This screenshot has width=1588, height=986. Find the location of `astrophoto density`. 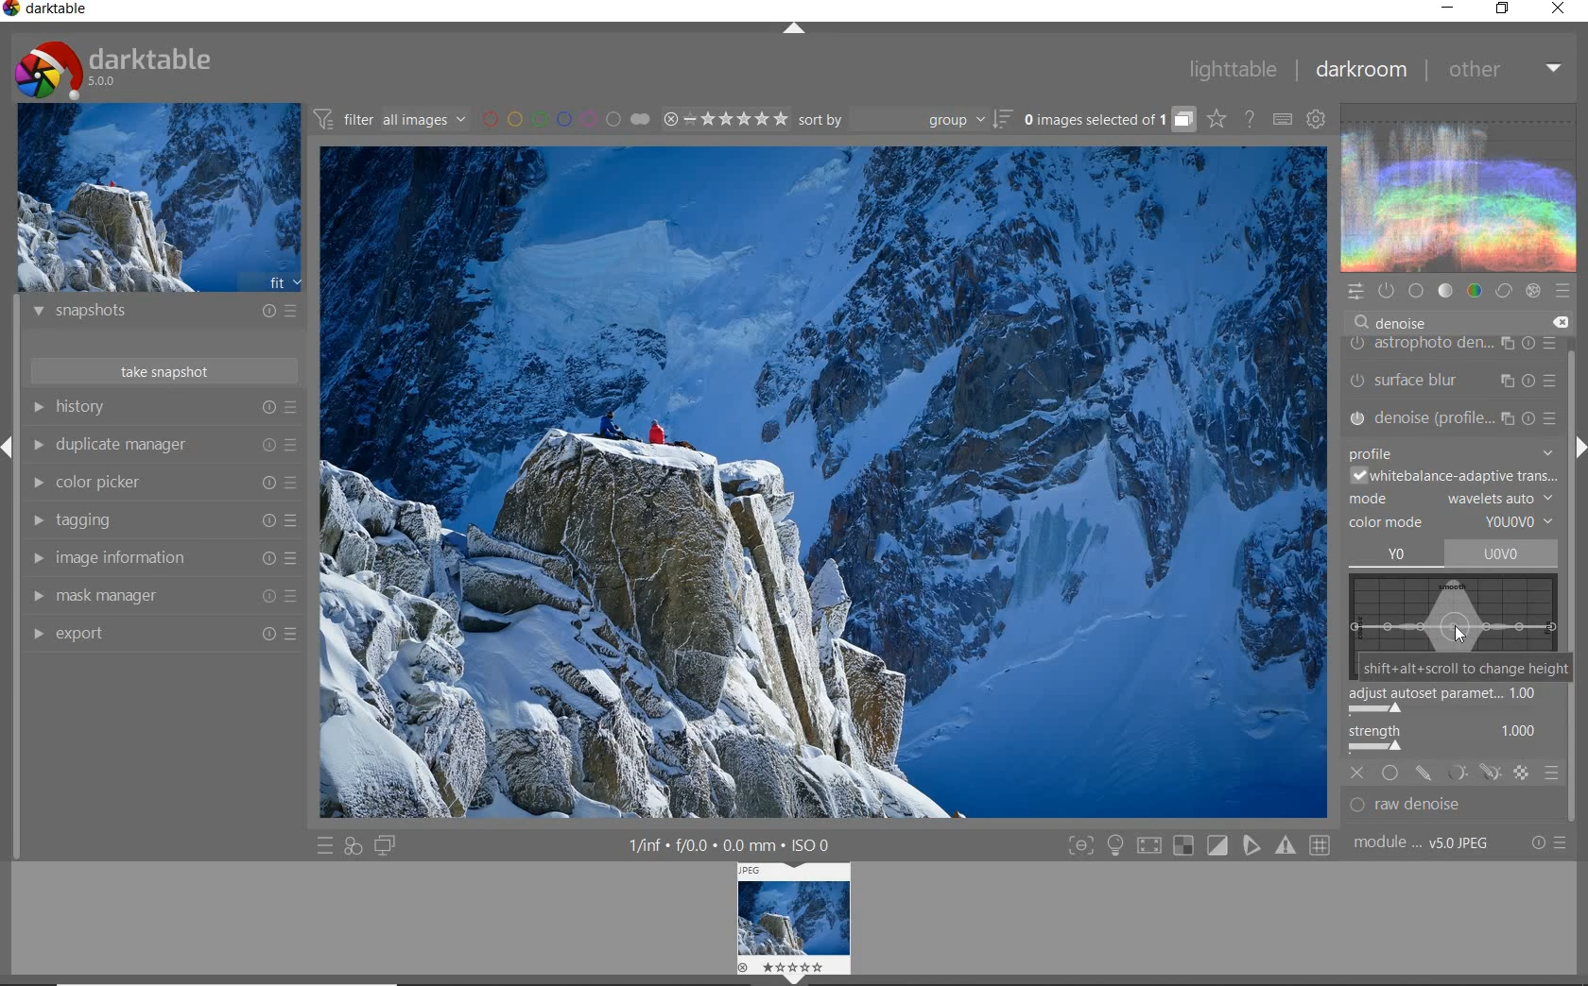

astrophoto density is located at coordinates (1453, 347).